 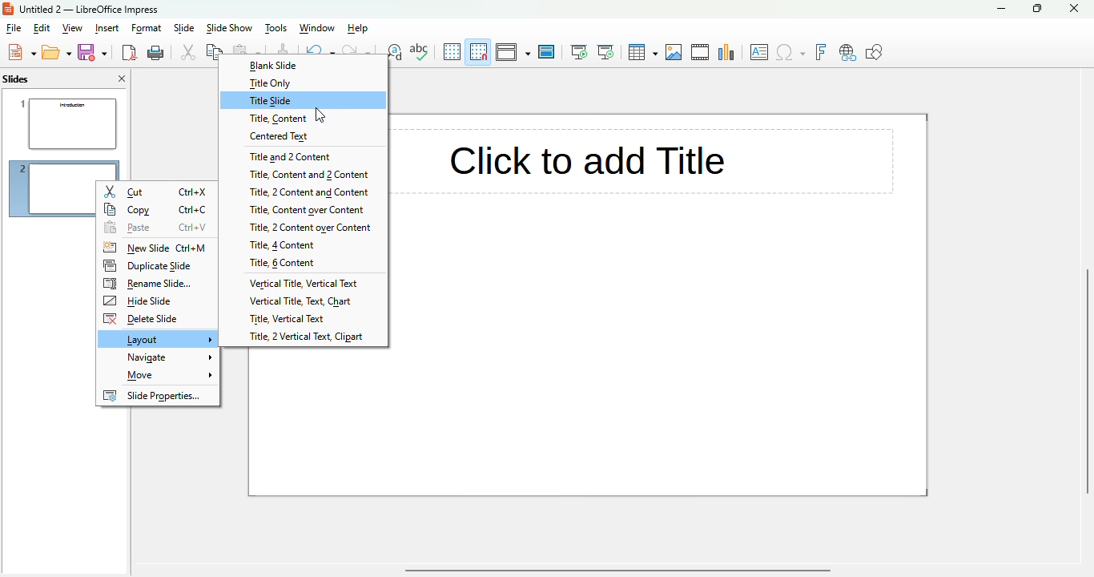 I want to click on insert, so click(x=107, y=29).